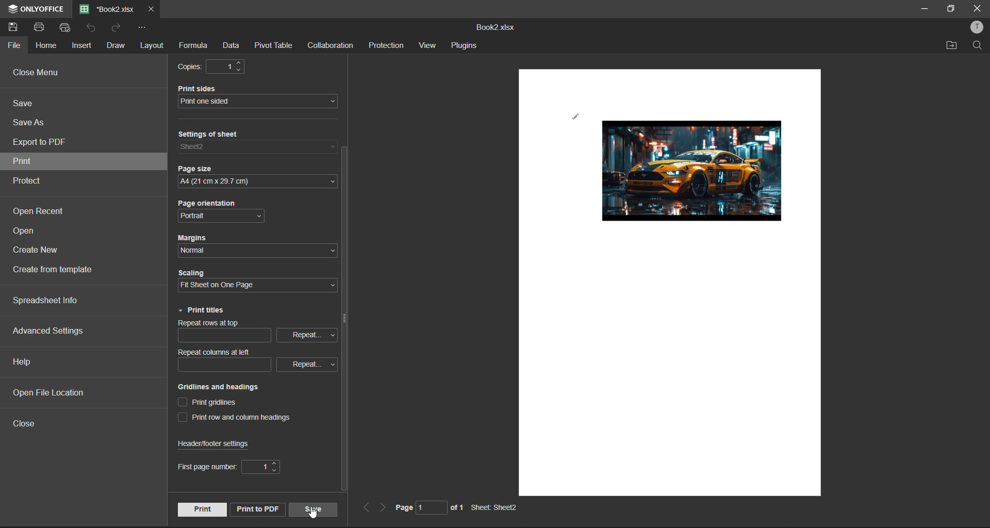  What do you see at coordinates (218, 444) in the screenshot?
I see `header/footer settings` at bounding box center [218, 444].